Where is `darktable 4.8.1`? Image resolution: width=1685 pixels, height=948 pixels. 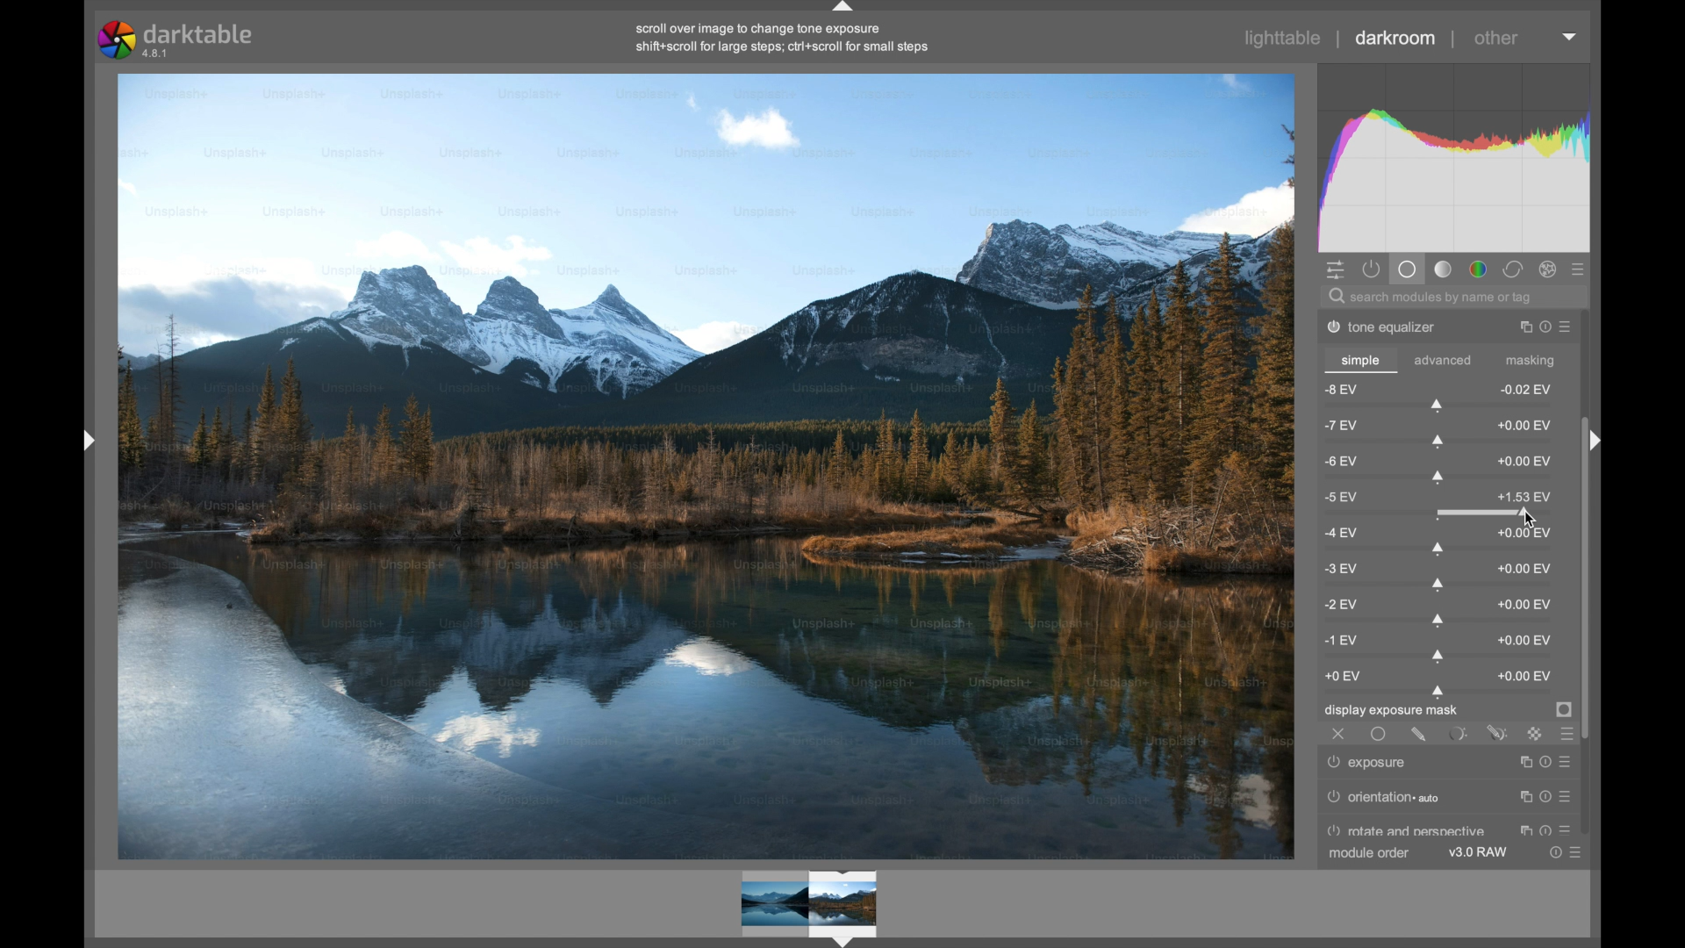
darktable 4.8.1 is located at coordinates (176, 39).